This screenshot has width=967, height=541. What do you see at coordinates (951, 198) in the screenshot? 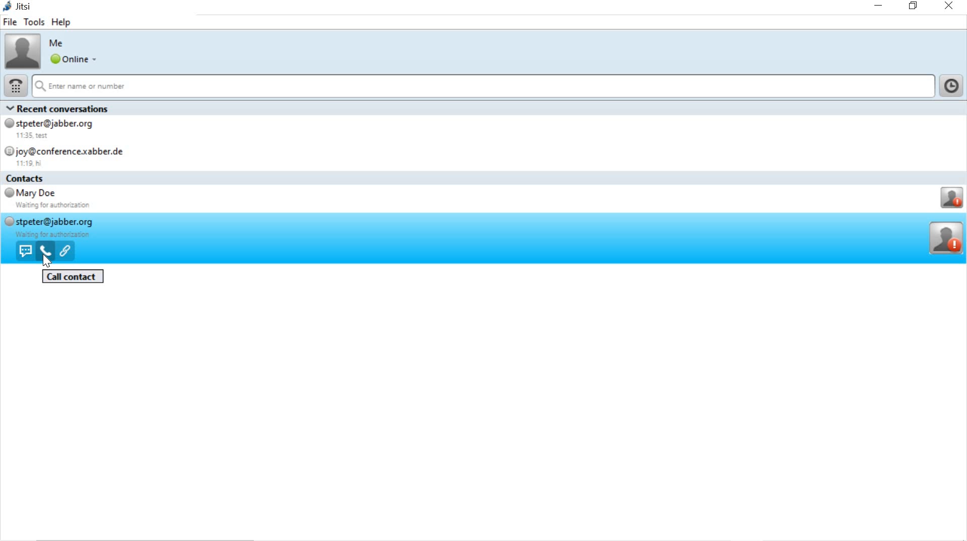
I see `Profile` at bounding box center [951, 198].